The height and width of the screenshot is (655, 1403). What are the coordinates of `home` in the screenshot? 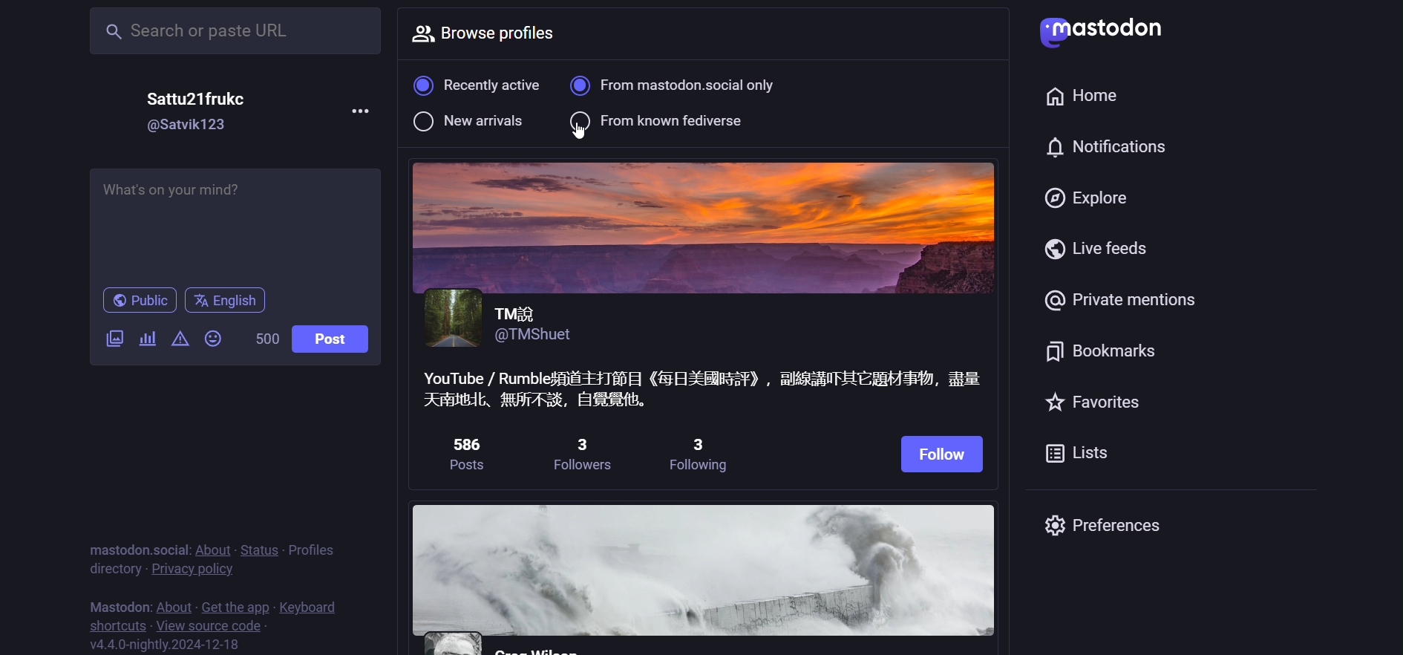 It's located at (1086, 97).